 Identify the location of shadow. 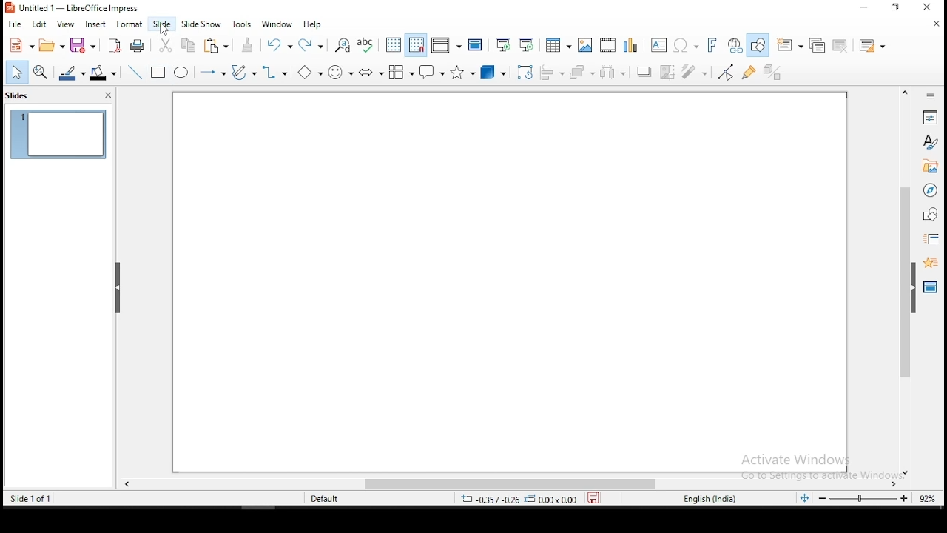
(643, 71).